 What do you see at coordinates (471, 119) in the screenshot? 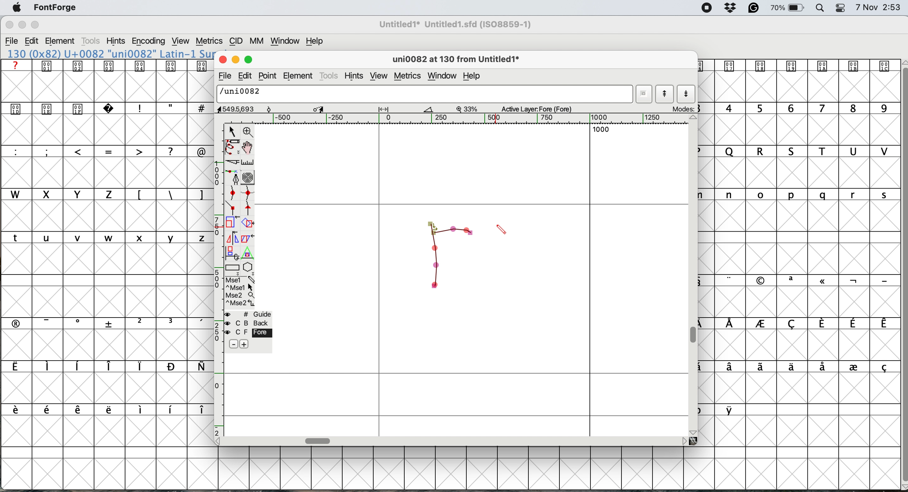
I see `horizontal scale` at bounding box center [471, 119].